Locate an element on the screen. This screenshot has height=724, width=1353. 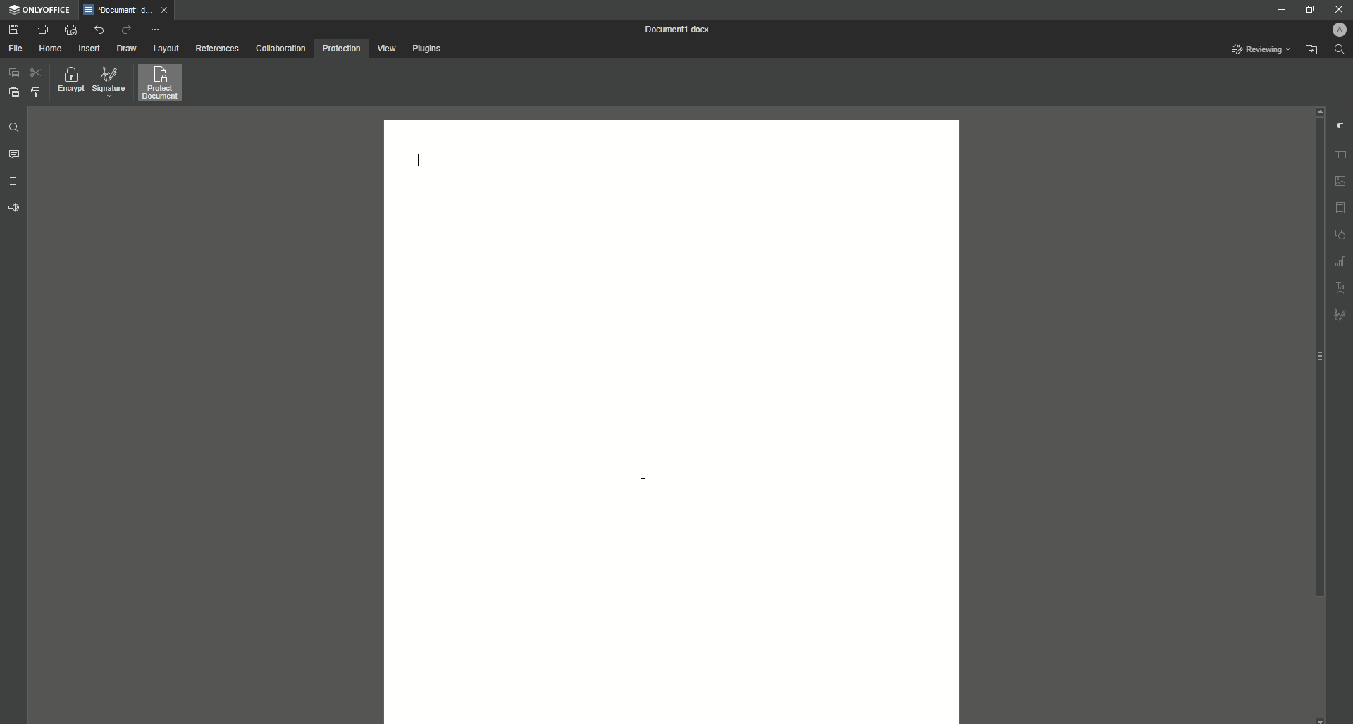
Print is located at coordinates (40, 30).